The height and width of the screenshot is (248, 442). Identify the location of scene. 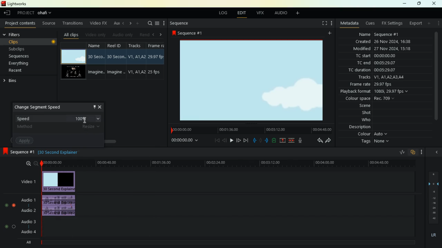
(357, 106).